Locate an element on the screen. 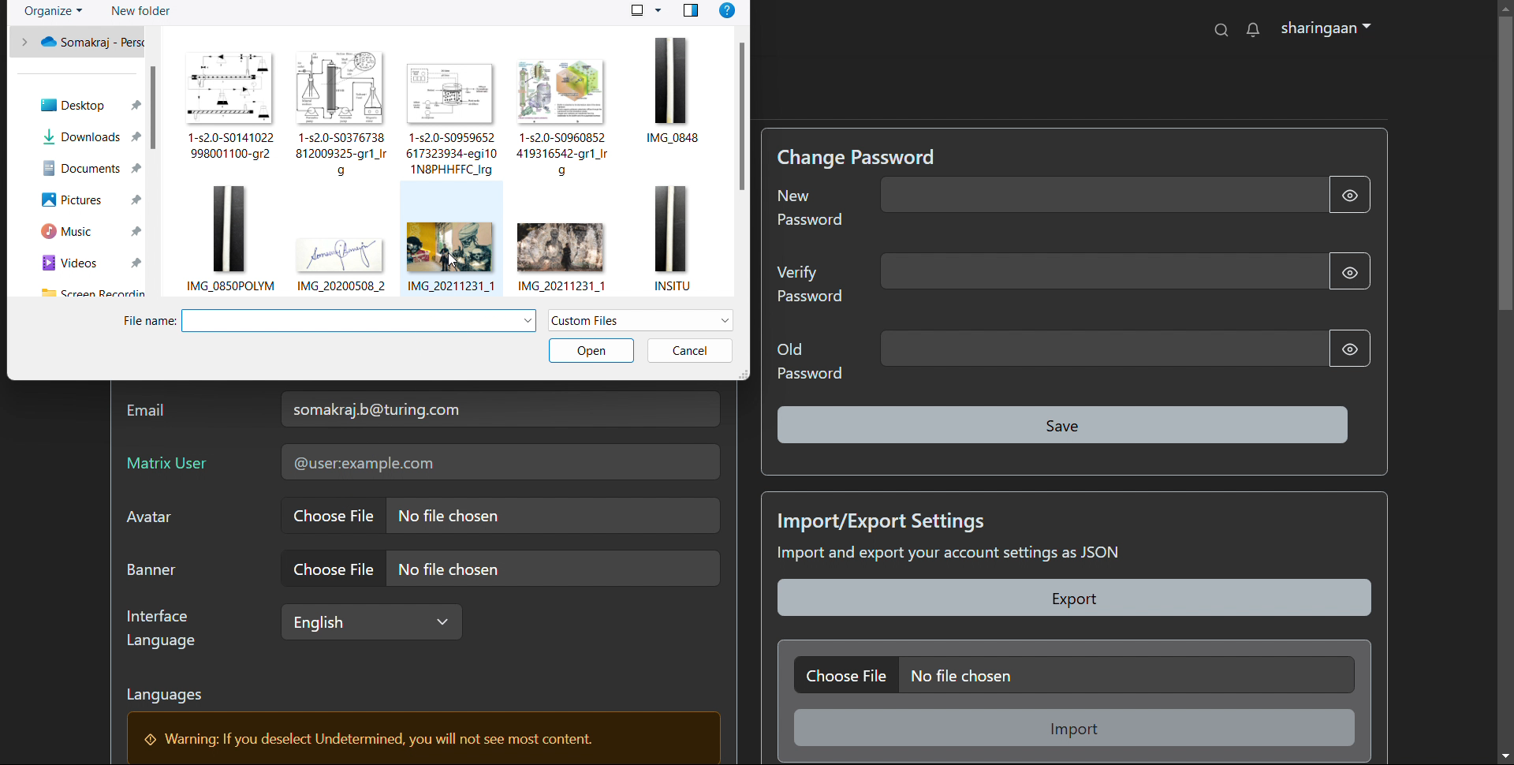 The height and width of the screenshot is (765, 1514). image 5 is located at coordinates (681, 108).